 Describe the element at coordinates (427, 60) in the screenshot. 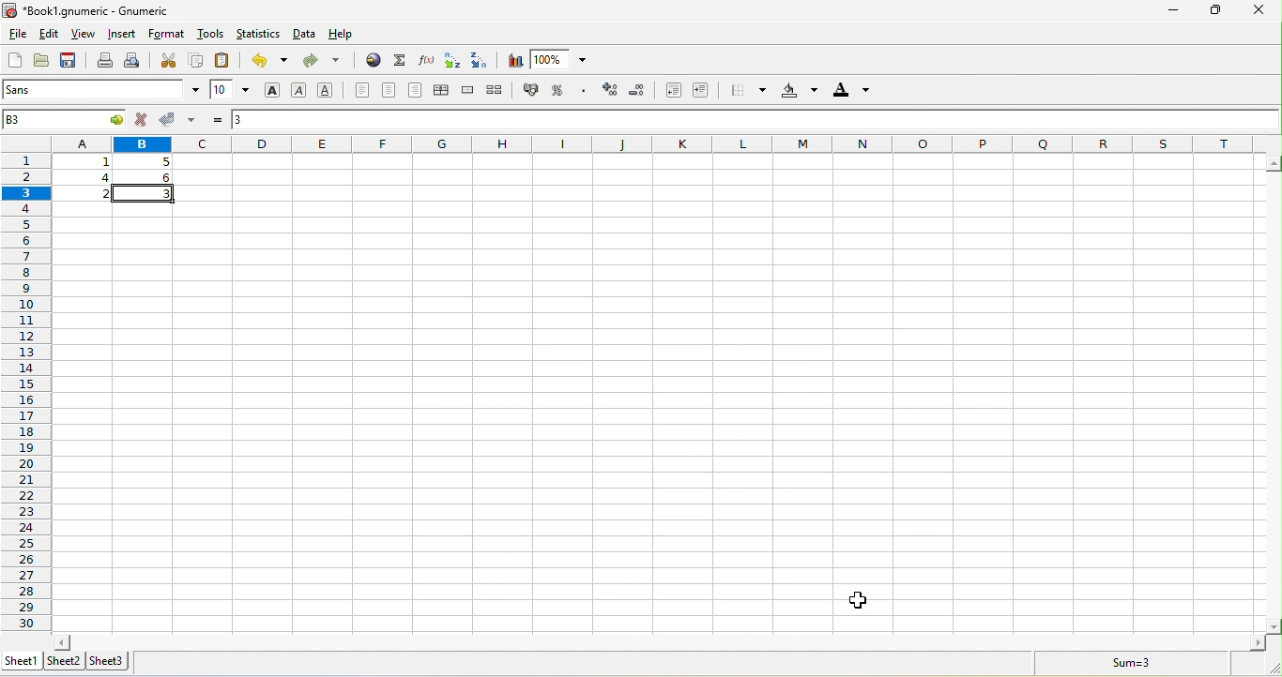

I see `edit the function` at that location.